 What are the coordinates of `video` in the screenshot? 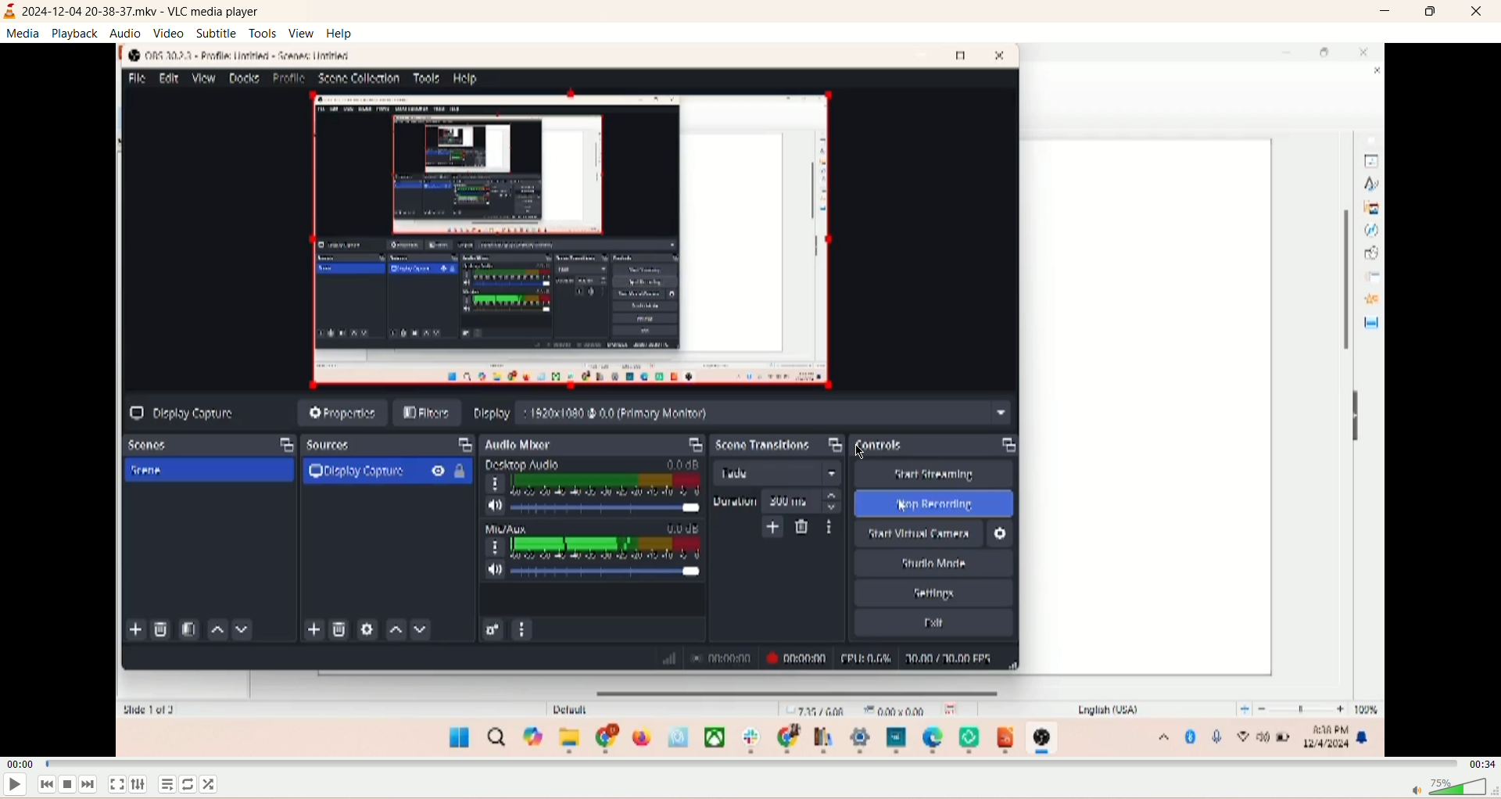 It's located at (170, 34).